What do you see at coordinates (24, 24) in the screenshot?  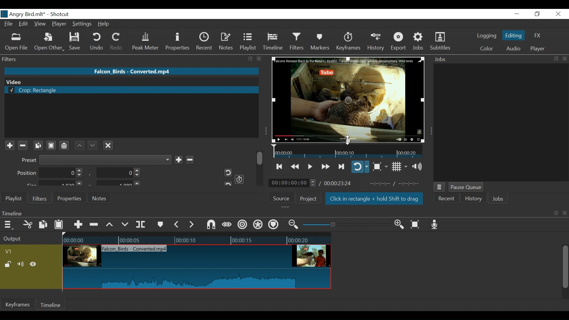 I see `Edit` at bounding box center [24, 24].